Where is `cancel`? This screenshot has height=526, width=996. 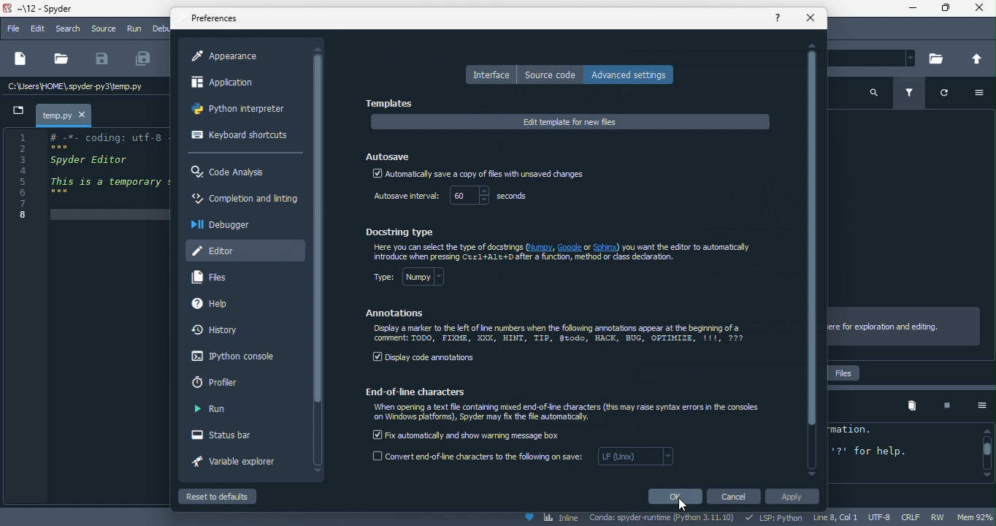 cancel is located at coordinates (736, 497).